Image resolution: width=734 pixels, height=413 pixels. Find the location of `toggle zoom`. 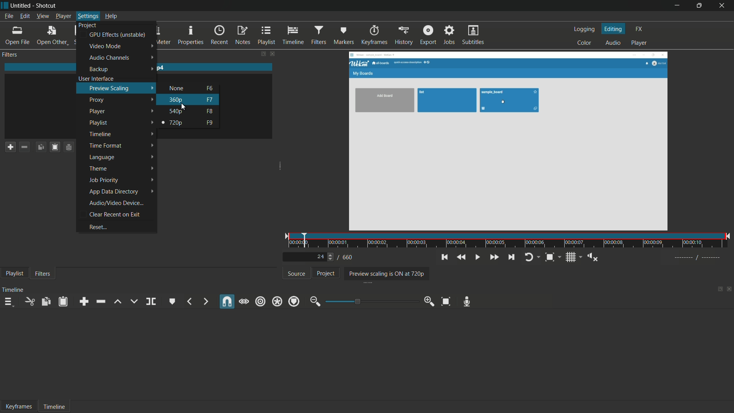

toggle zoom is located at coordinates (549, 257).